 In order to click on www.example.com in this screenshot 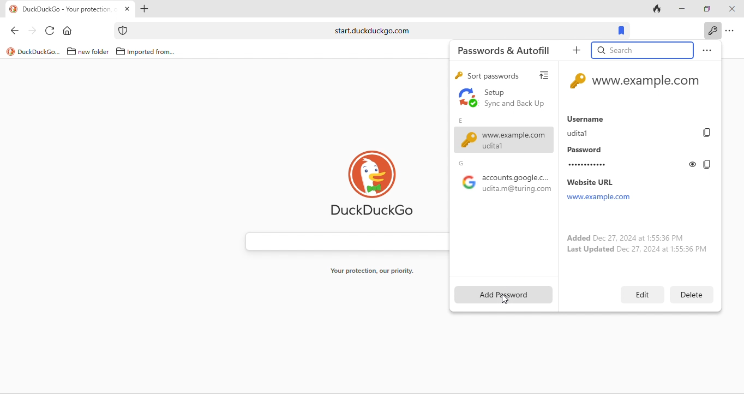, I will do `click(505, 140)`.